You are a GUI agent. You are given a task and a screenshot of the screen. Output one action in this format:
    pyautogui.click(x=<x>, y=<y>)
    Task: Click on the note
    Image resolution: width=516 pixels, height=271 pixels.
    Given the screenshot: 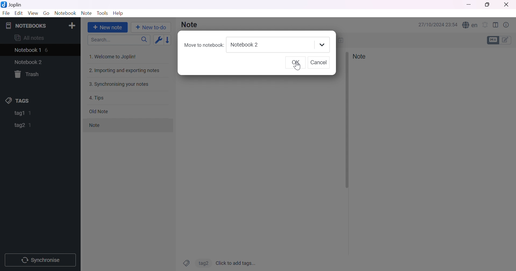 What is the action you would take?
    pyautogui.click(x=102, y=126)
    